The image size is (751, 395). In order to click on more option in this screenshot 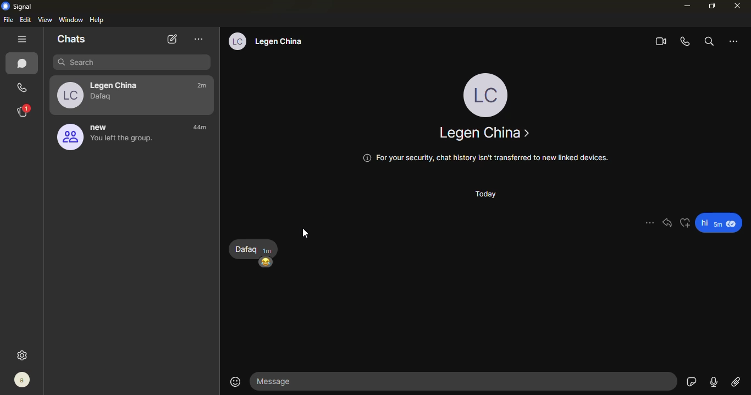, I will do `click(735, 41)`.